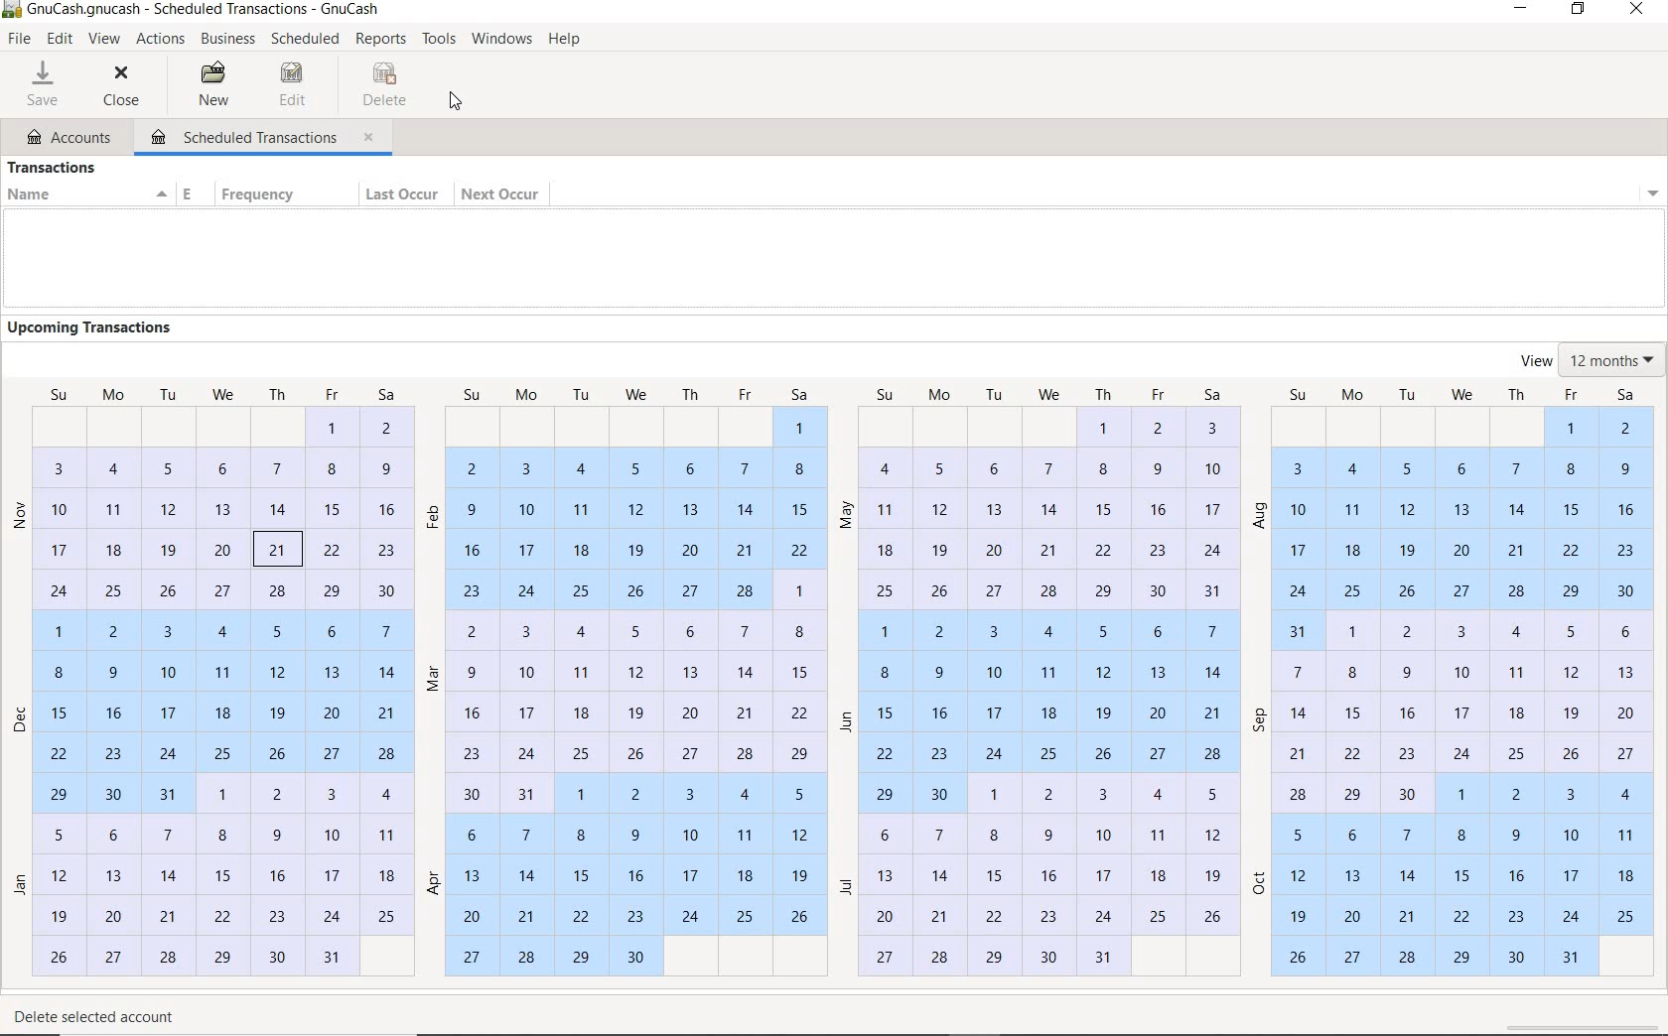  I want to click on Scheduled , so click(306, 40).